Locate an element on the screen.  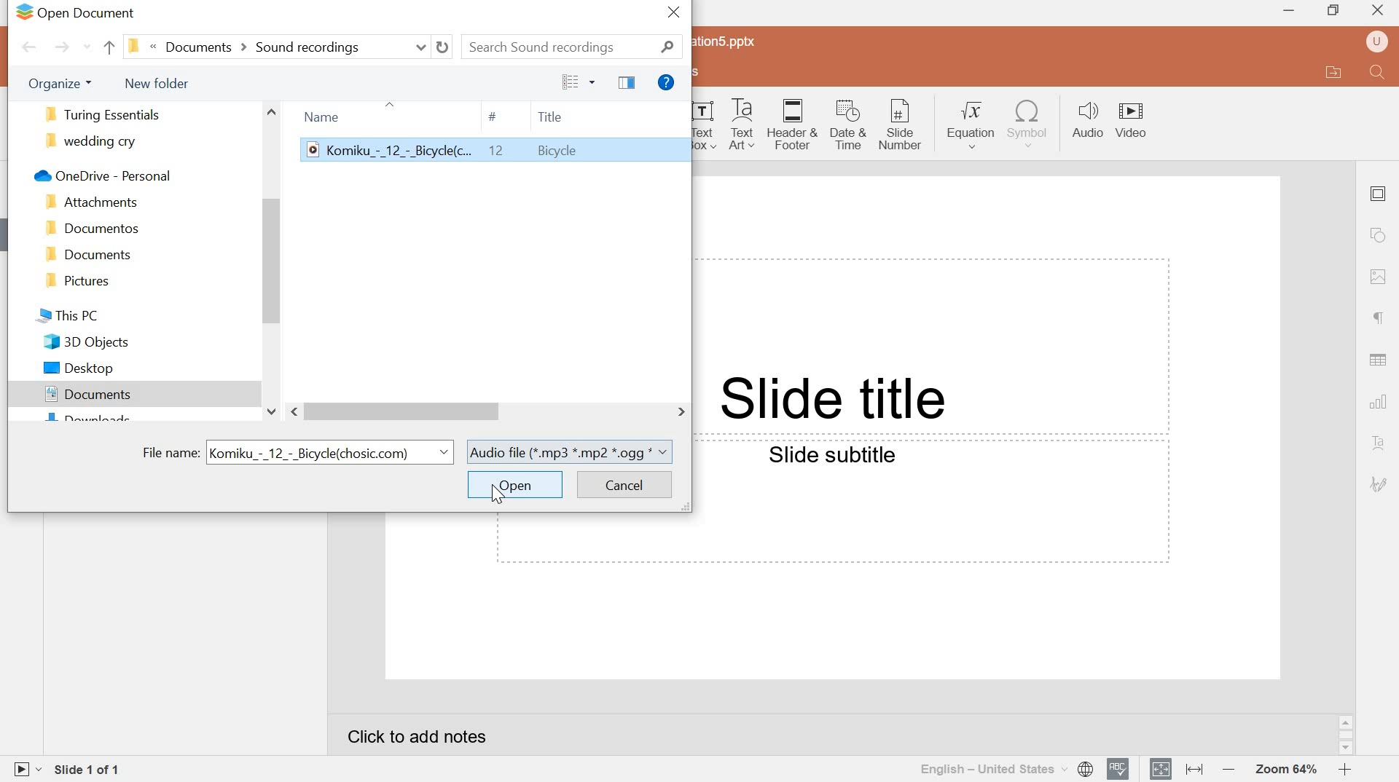
symbol is located at coordinates (1027, 124).